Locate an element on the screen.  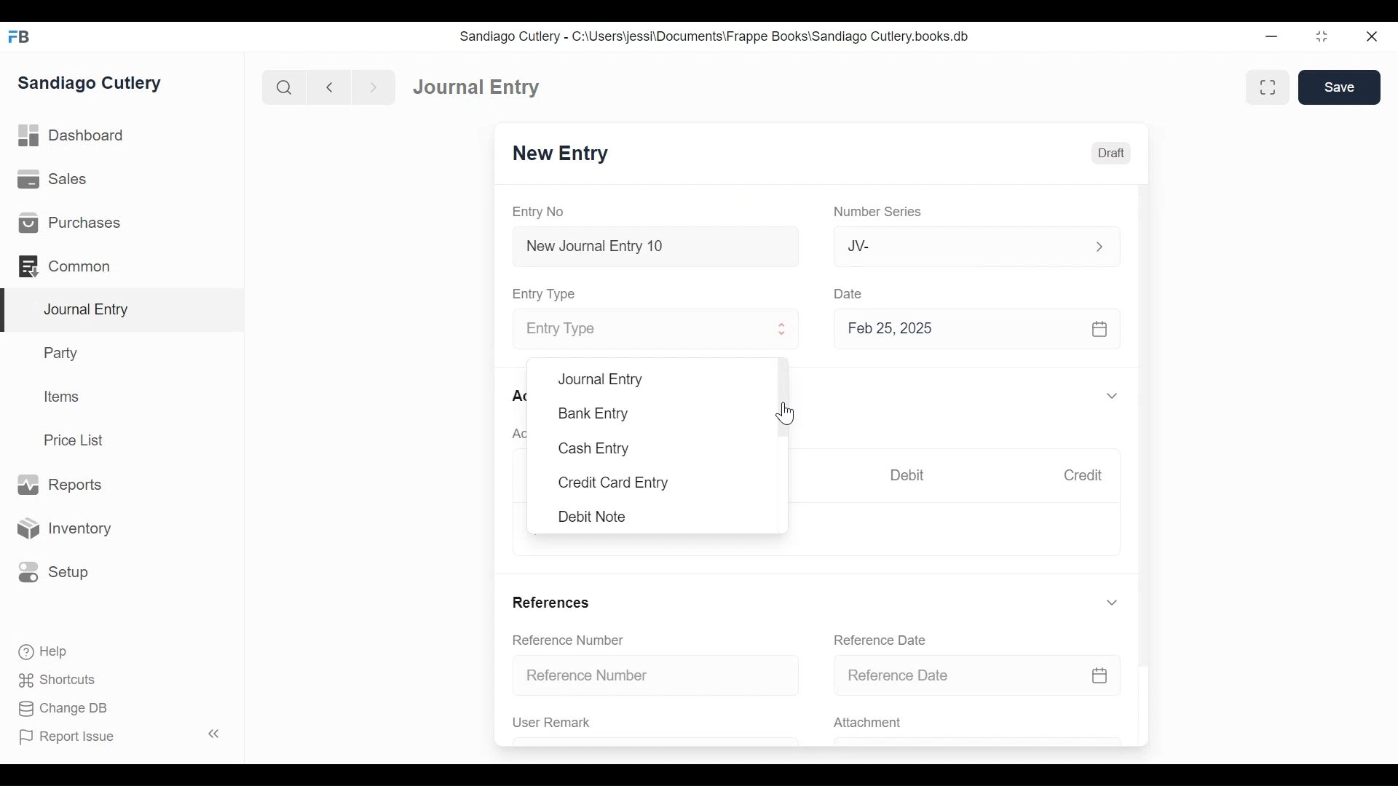
Reference Number is located at coordinates (571, 641).